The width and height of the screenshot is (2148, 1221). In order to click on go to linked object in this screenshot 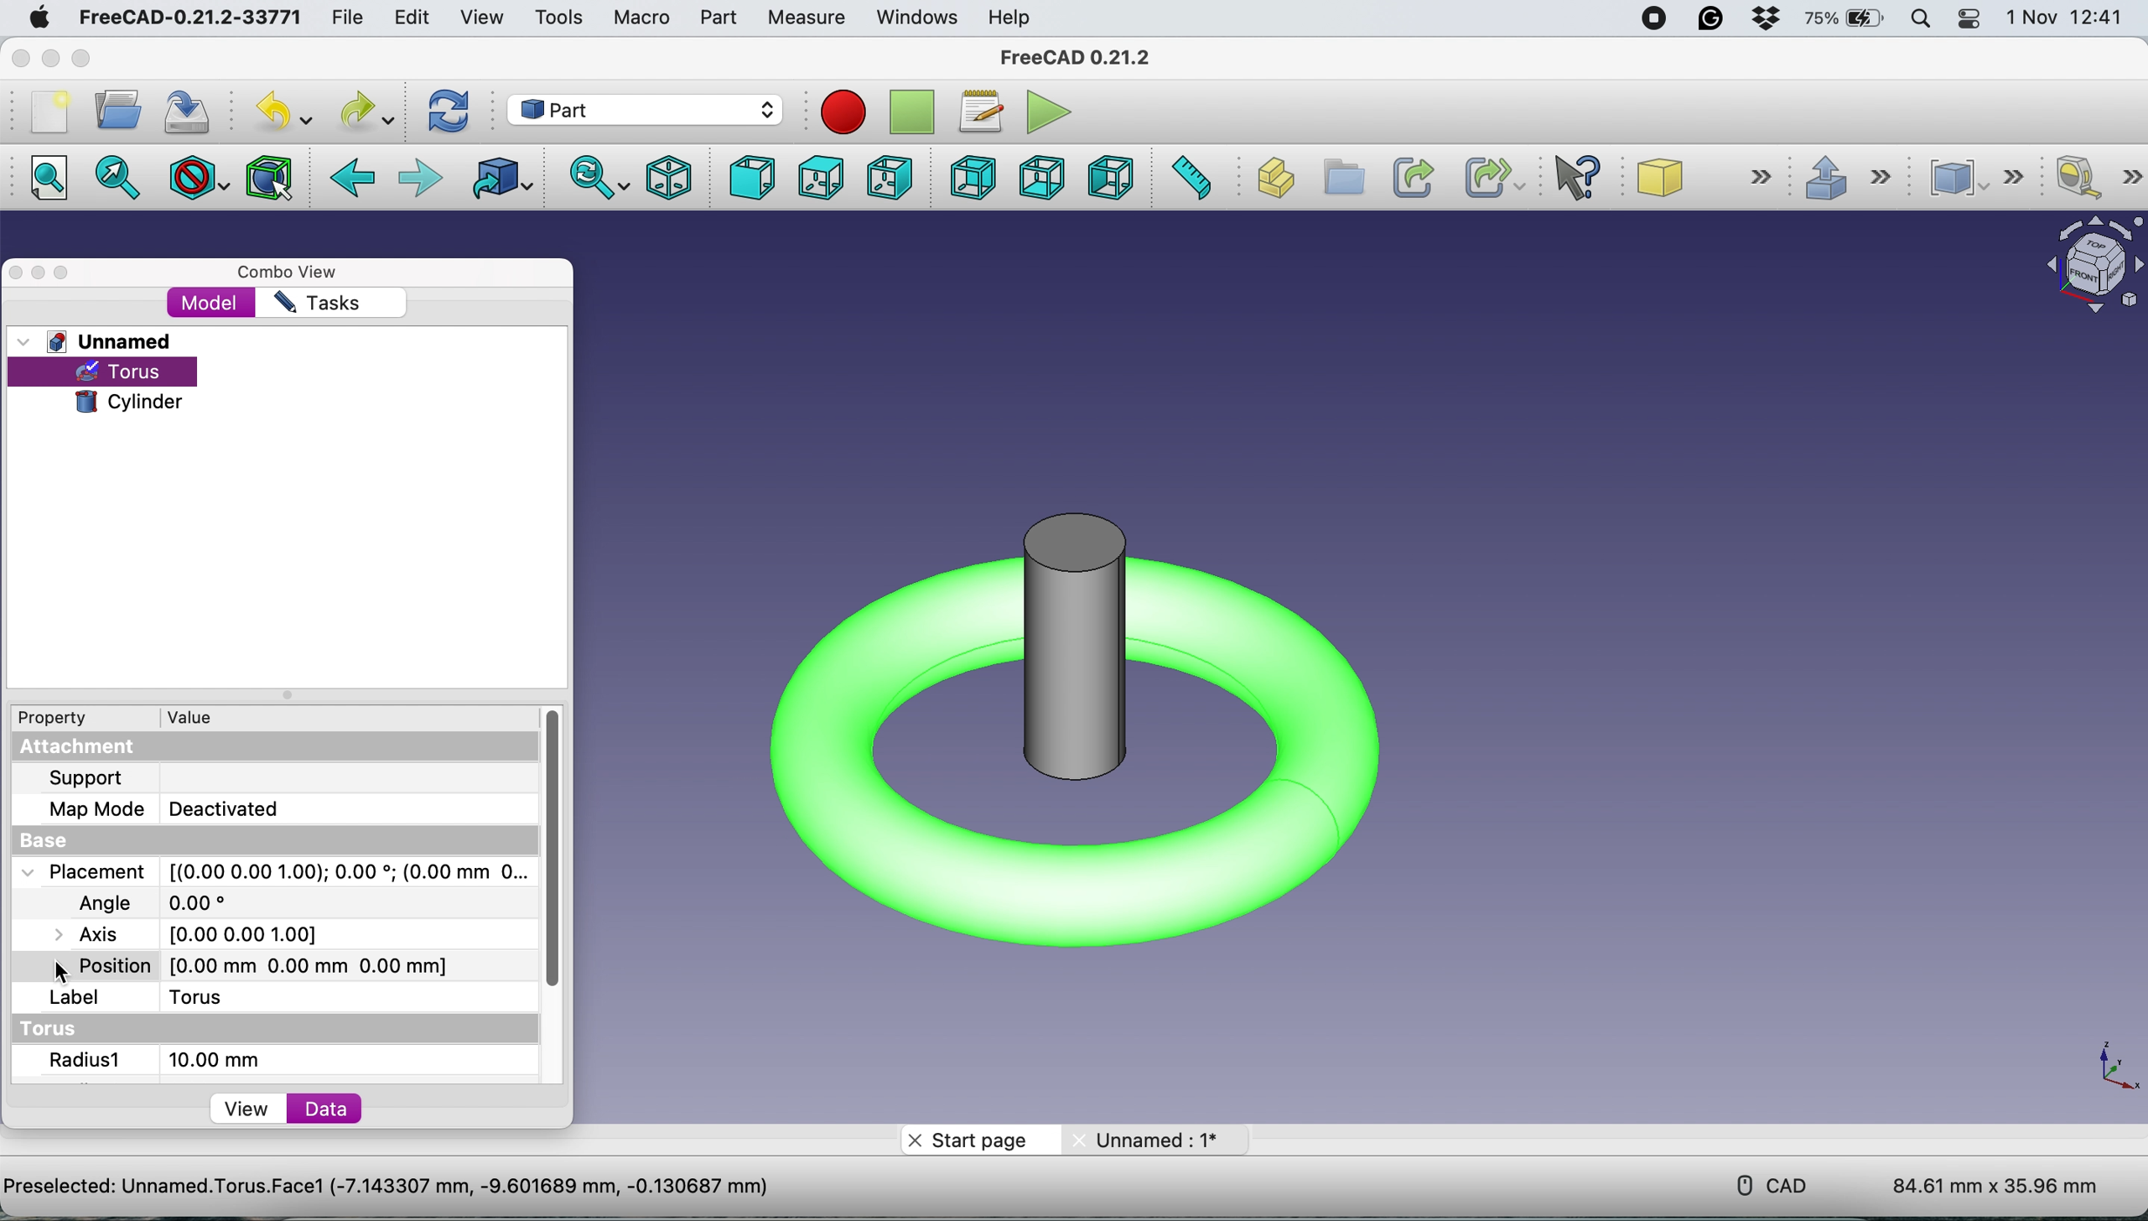, I will do `click(506, 184)`.